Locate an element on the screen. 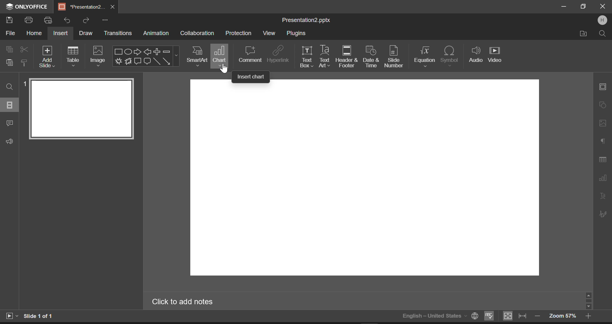 The image size is (612, 324). Right Arrow is located at coordinates (138, 52).